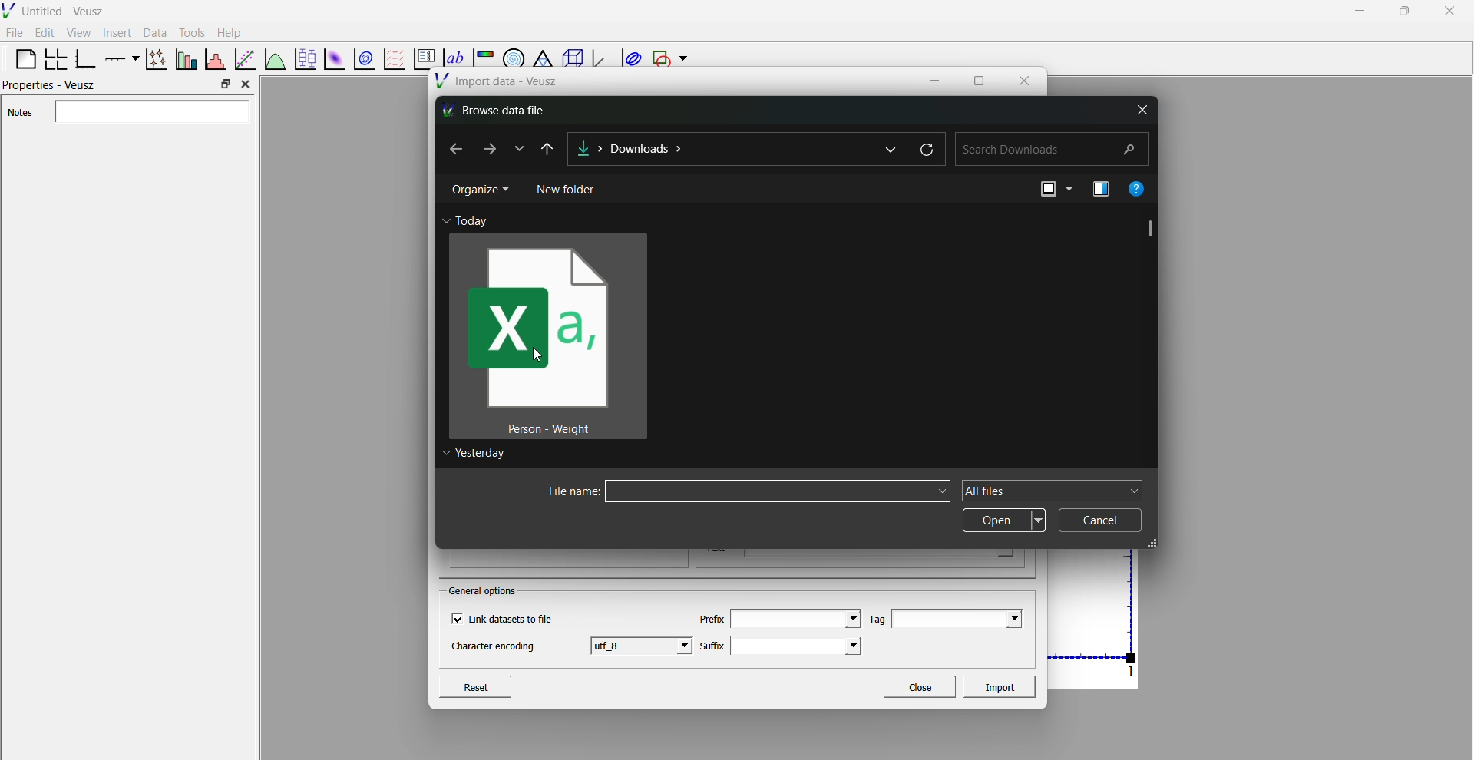  I want to click on Prefix, so click(712, 614).